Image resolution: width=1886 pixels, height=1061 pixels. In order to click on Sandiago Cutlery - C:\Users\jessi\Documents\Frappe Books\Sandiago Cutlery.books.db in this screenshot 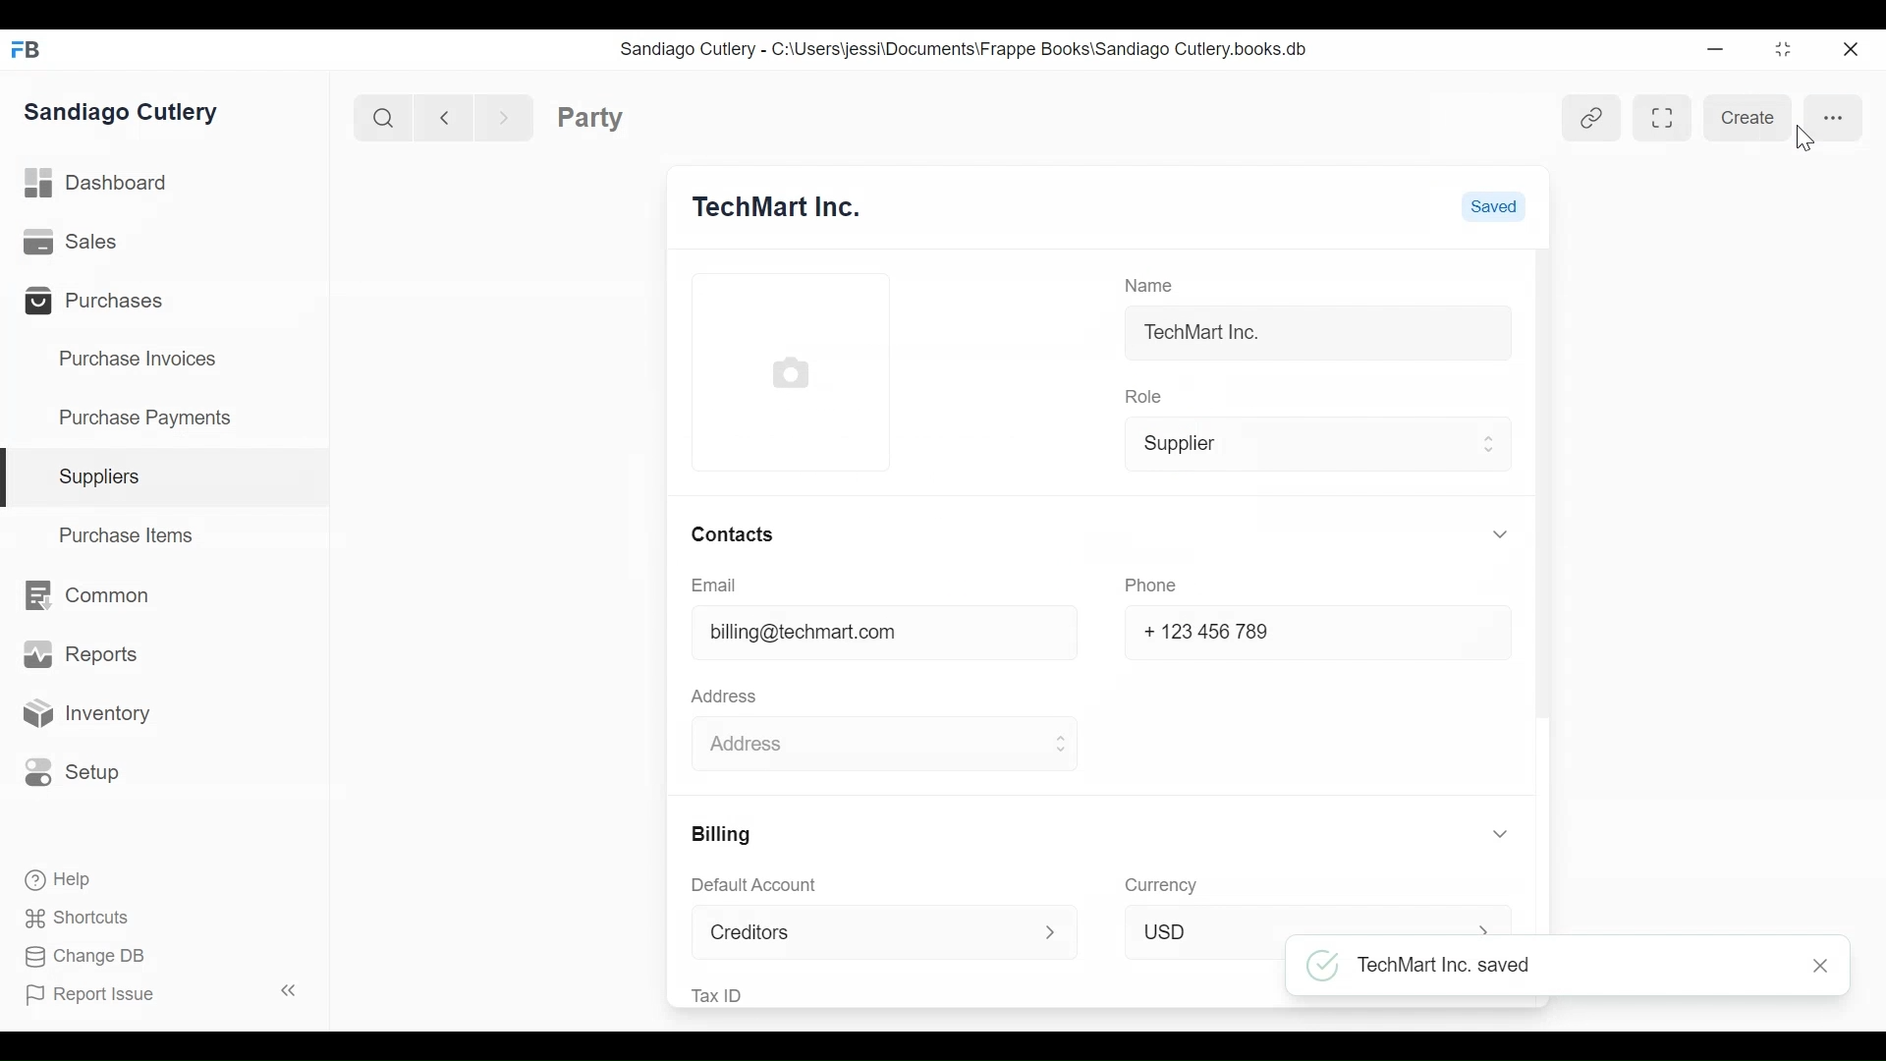, I will do `click(982, 58)`.